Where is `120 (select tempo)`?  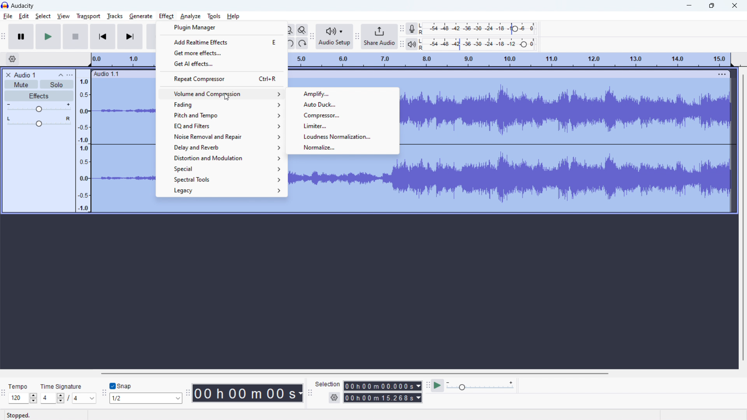 120 (select tempo) is located at coordinates (23, 399).